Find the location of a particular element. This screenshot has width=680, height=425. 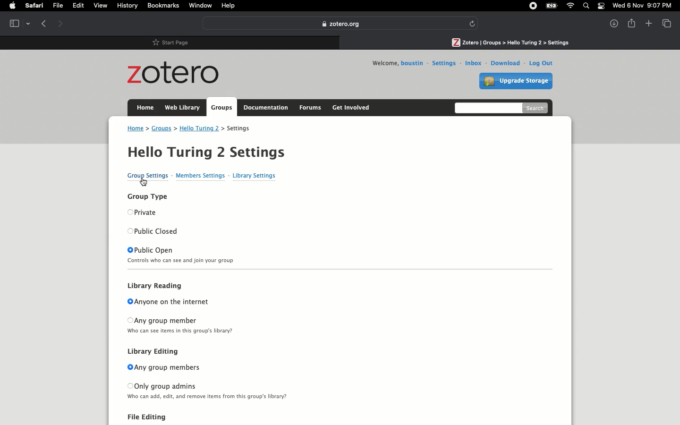

Tab view is located at coordinates (19, 23).